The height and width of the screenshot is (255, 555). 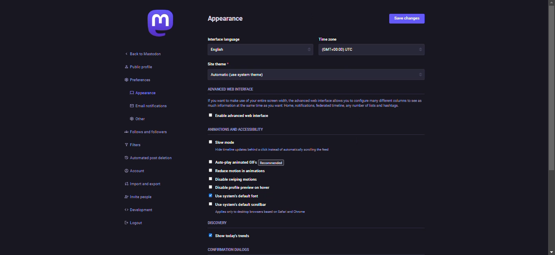 What do you see at coordinates (153, 158) in the screenshot?
I see `automated post deletion` at bounding box center [153, 158].